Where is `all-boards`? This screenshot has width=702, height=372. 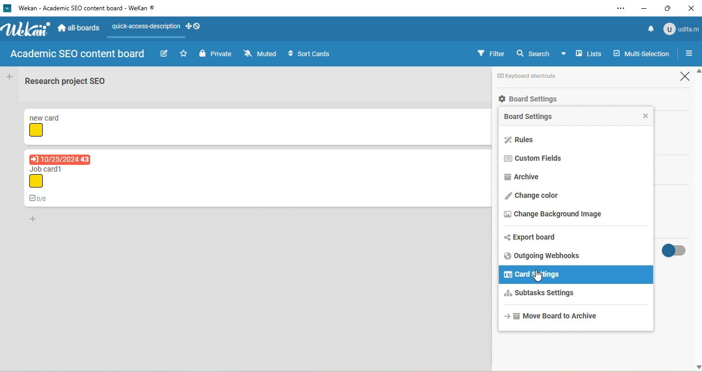 all-boards is located at coordinates (80, 27).